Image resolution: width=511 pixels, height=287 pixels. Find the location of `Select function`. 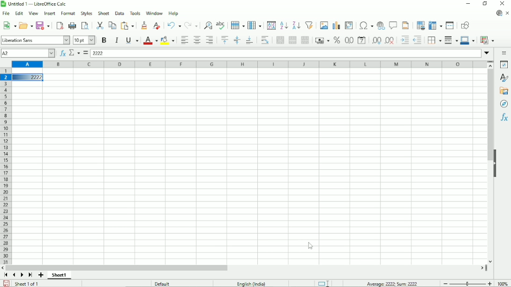

Select function is located at coordinates (74, 52).